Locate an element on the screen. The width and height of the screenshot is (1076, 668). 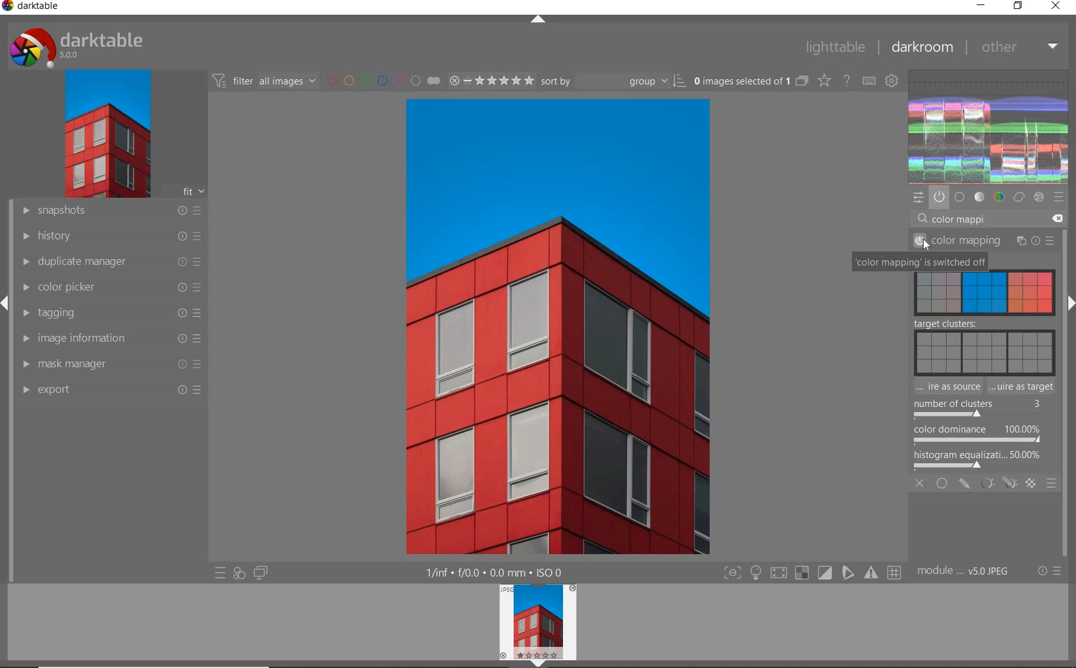
darktable is located at coordinates (38, 8).